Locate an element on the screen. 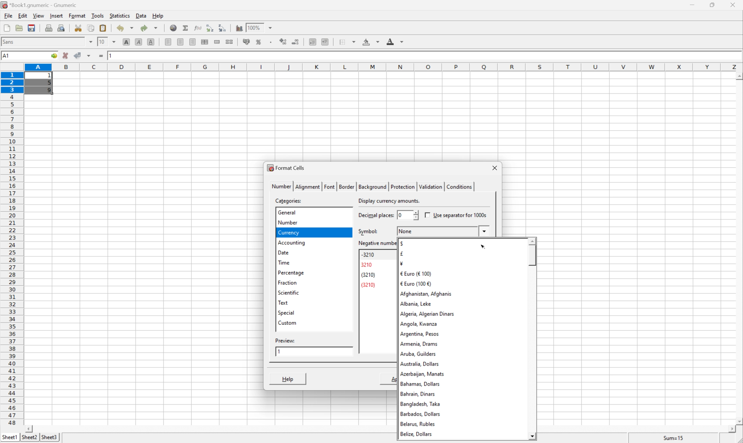  sheet2 is located at coordinates (29, 439).